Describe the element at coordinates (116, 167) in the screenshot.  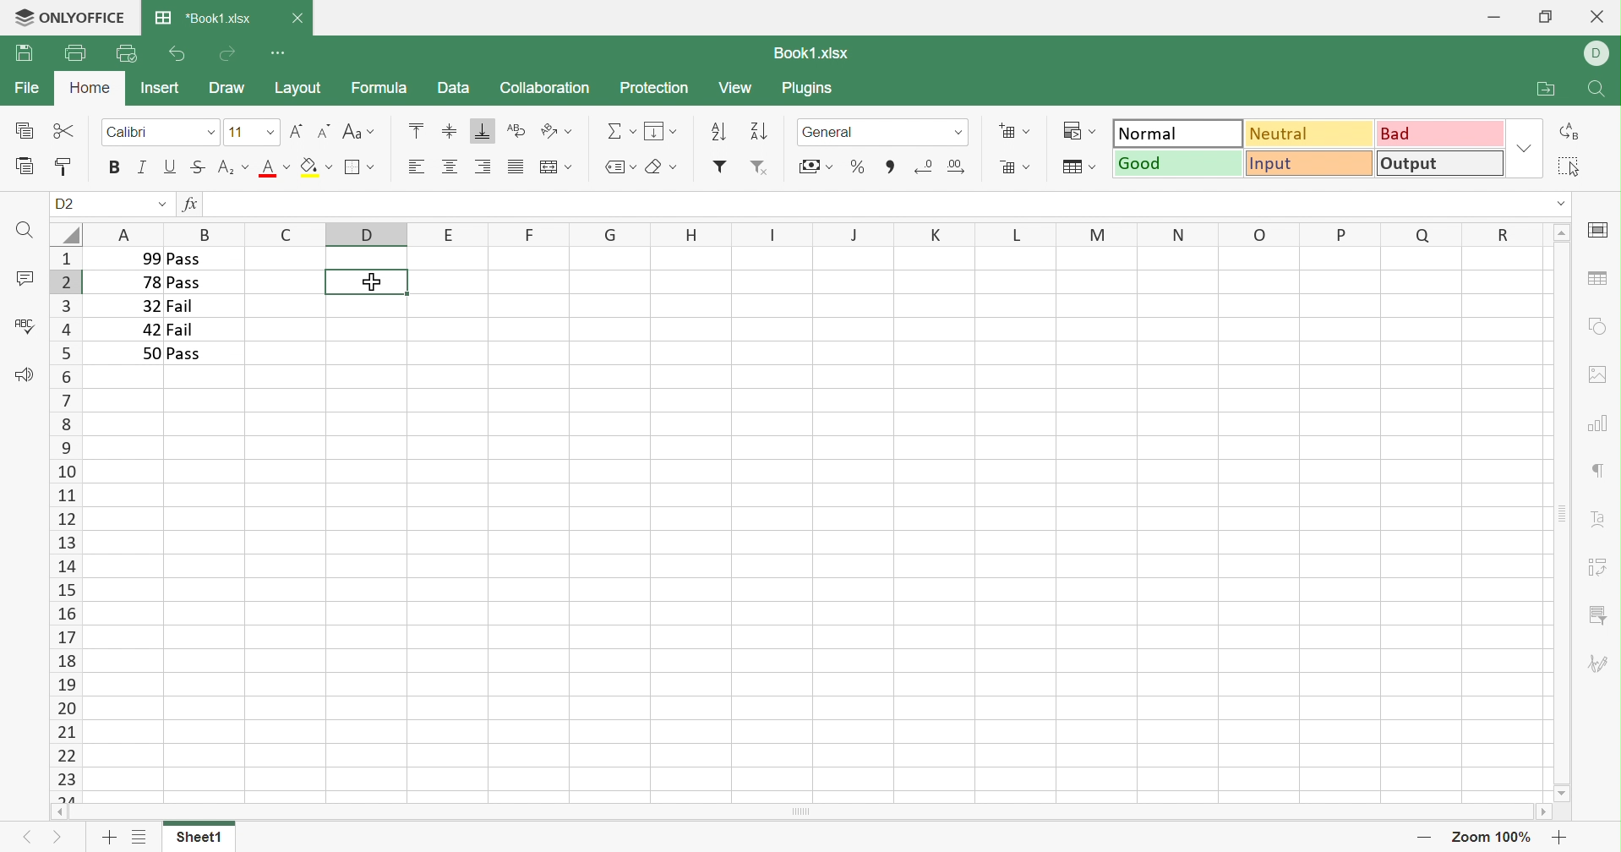
I see `Bold` at that location.